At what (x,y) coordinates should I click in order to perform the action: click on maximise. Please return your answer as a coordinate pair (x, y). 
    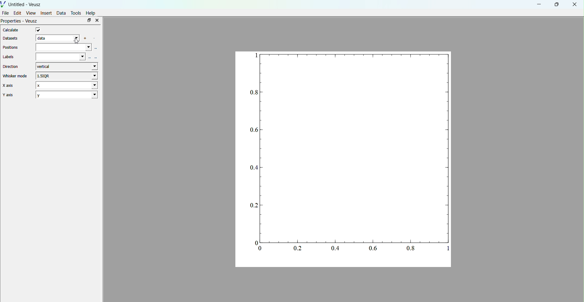
    Looking at the image, I should click on (89, 20).